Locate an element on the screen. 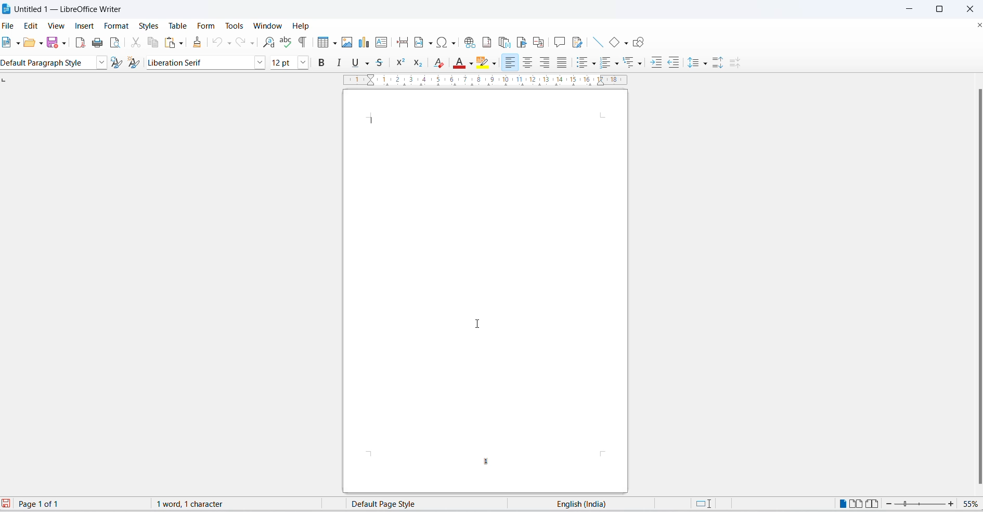  update selected style is located at coordinates (120, 63).